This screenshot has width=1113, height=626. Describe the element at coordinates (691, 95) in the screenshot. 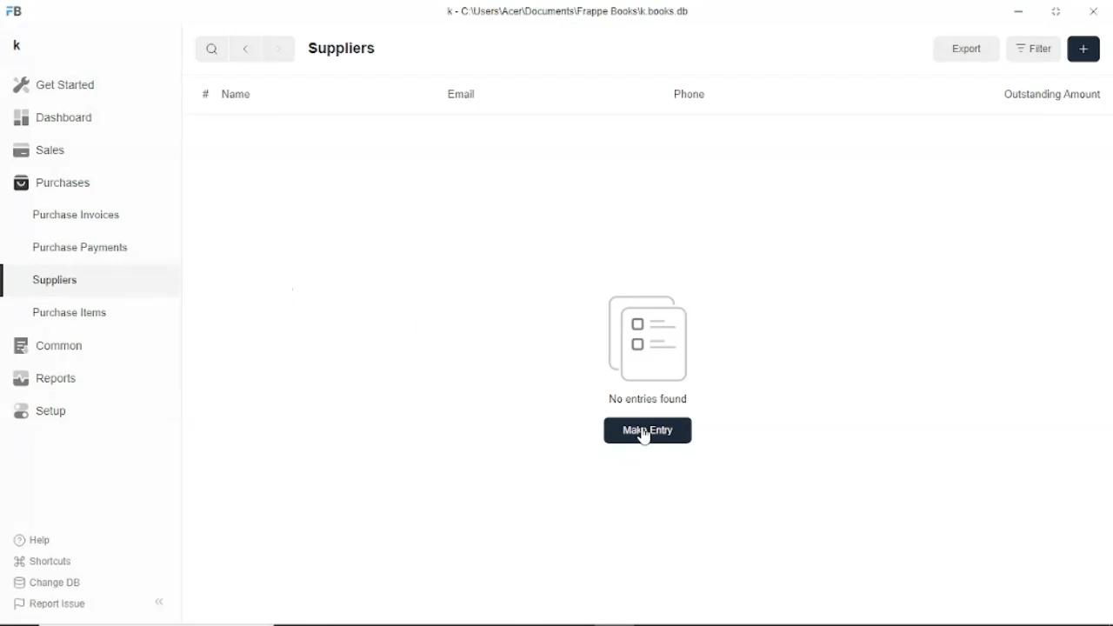

I see `Phone` at that location.